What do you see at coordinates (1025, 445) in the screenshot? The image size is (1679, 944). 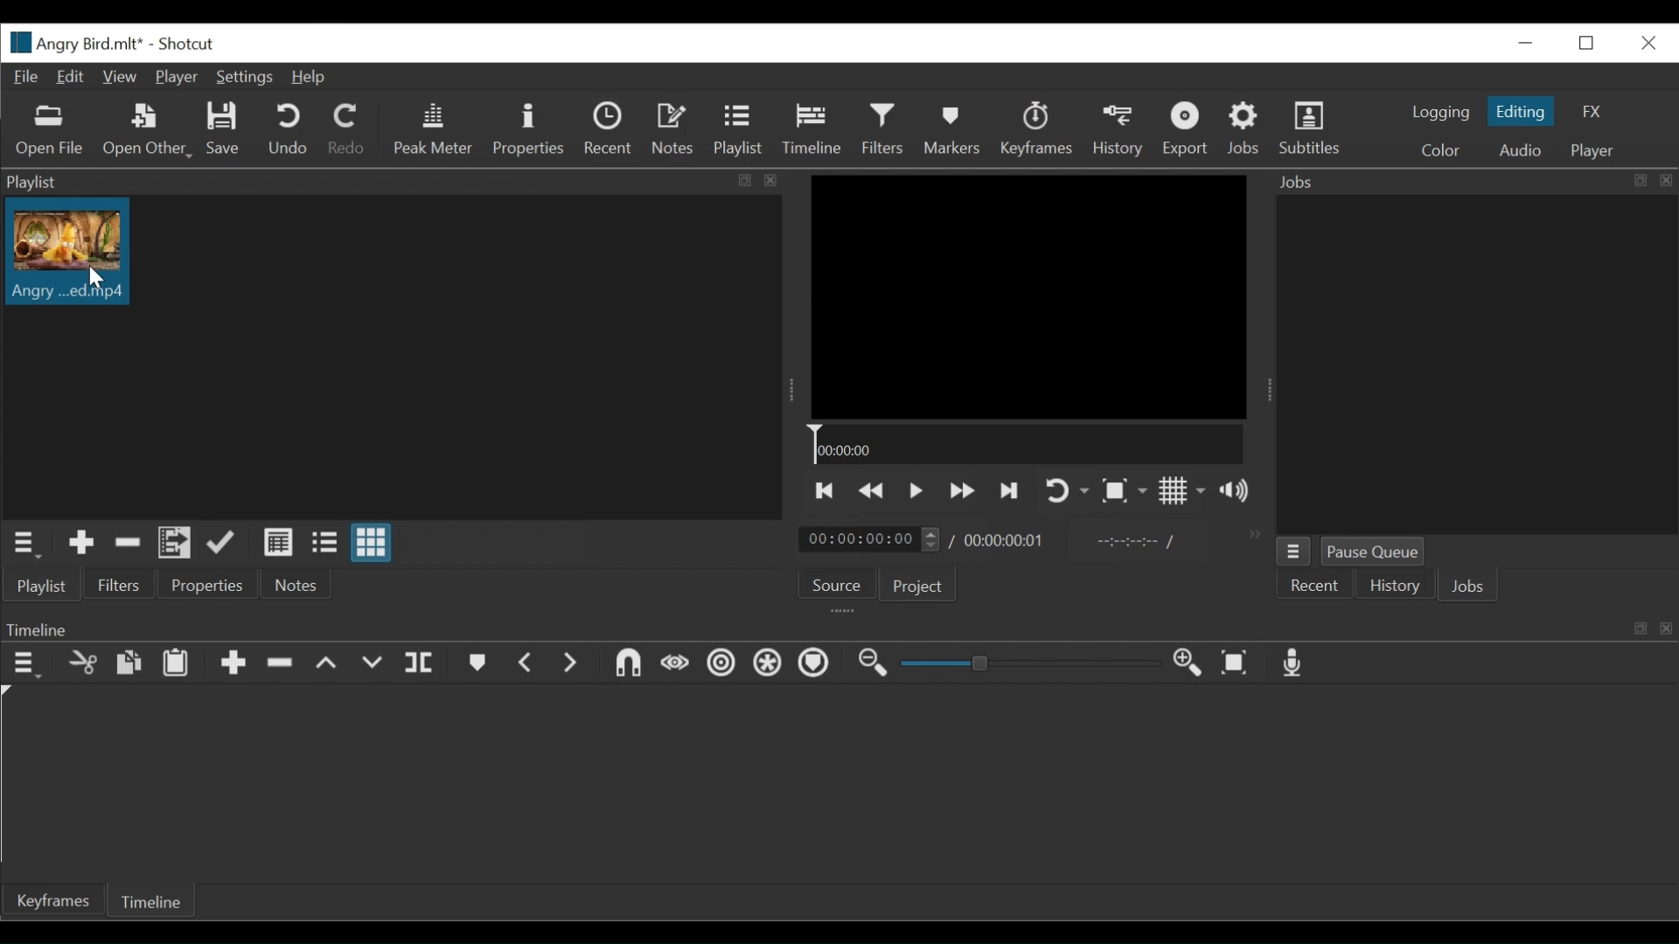 I see `Timeline` at bounding box center [1025, 445].